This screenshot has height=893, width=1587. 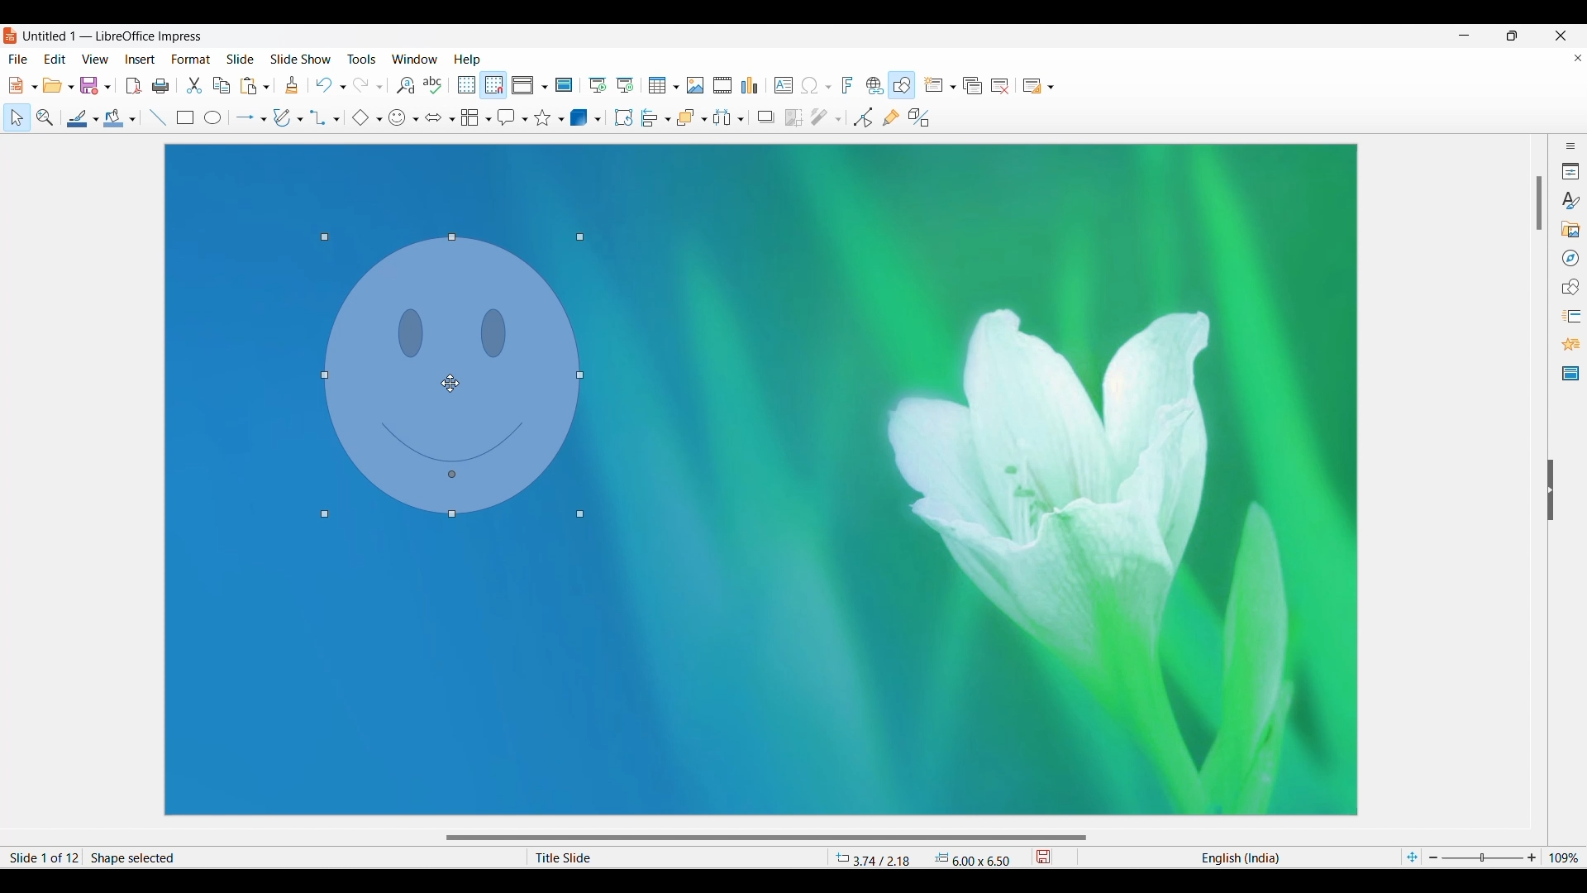 What do you see at coordinates (114, 35) in the screenshot?
I see `Untitled 1 - LibreOffice Impress` at bounding box center [114, 35].